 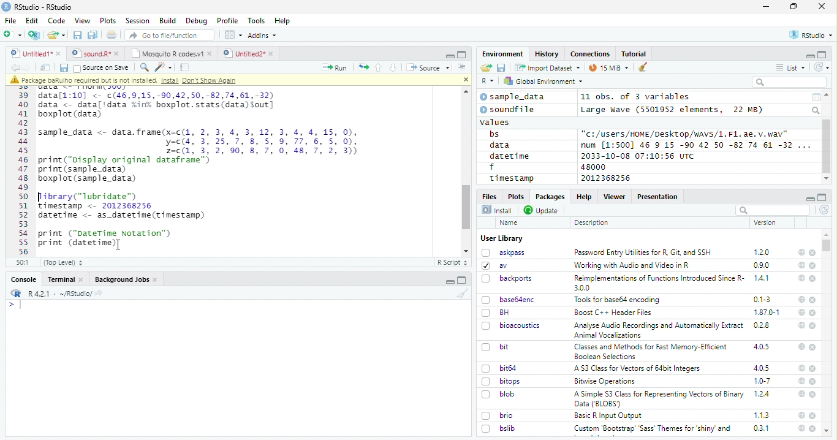 What do you see at coordinates (801, 300) in the screenshot?
I see `help` at bounding box center [801, 300].